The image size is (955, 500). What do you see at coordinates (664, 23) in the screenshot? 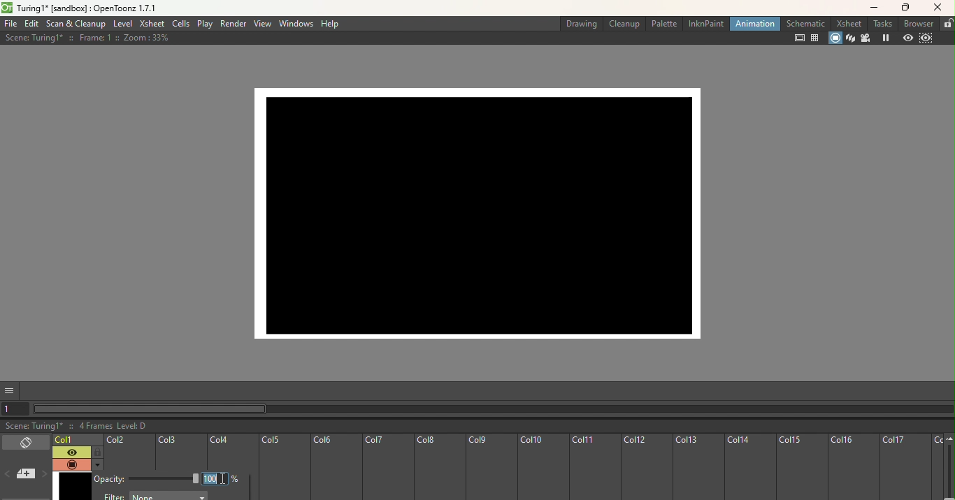
I see `Palette` at bounding box center [664, 23].